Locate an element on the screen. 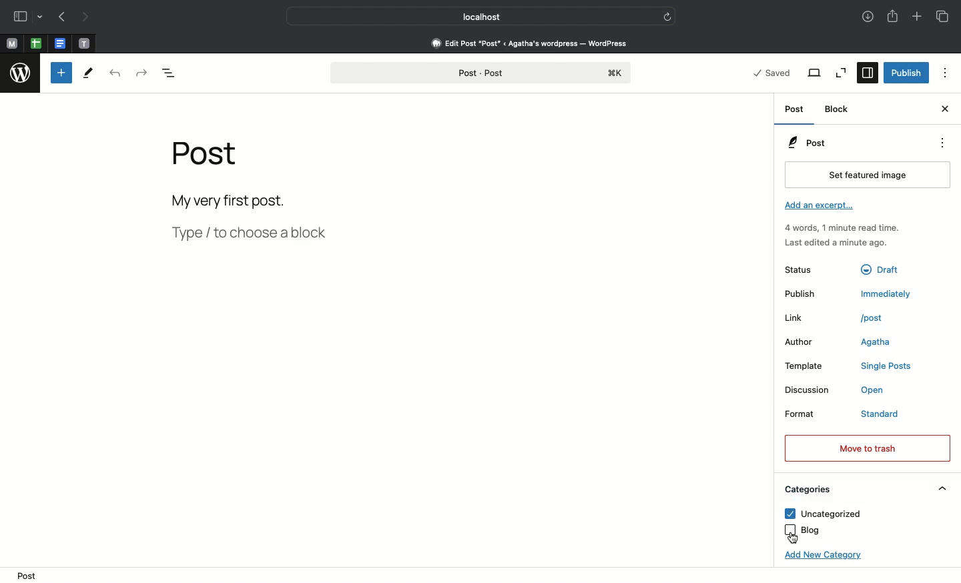 This screenshot has height=583, width=961. Local host is located at coordinates (472, 16).